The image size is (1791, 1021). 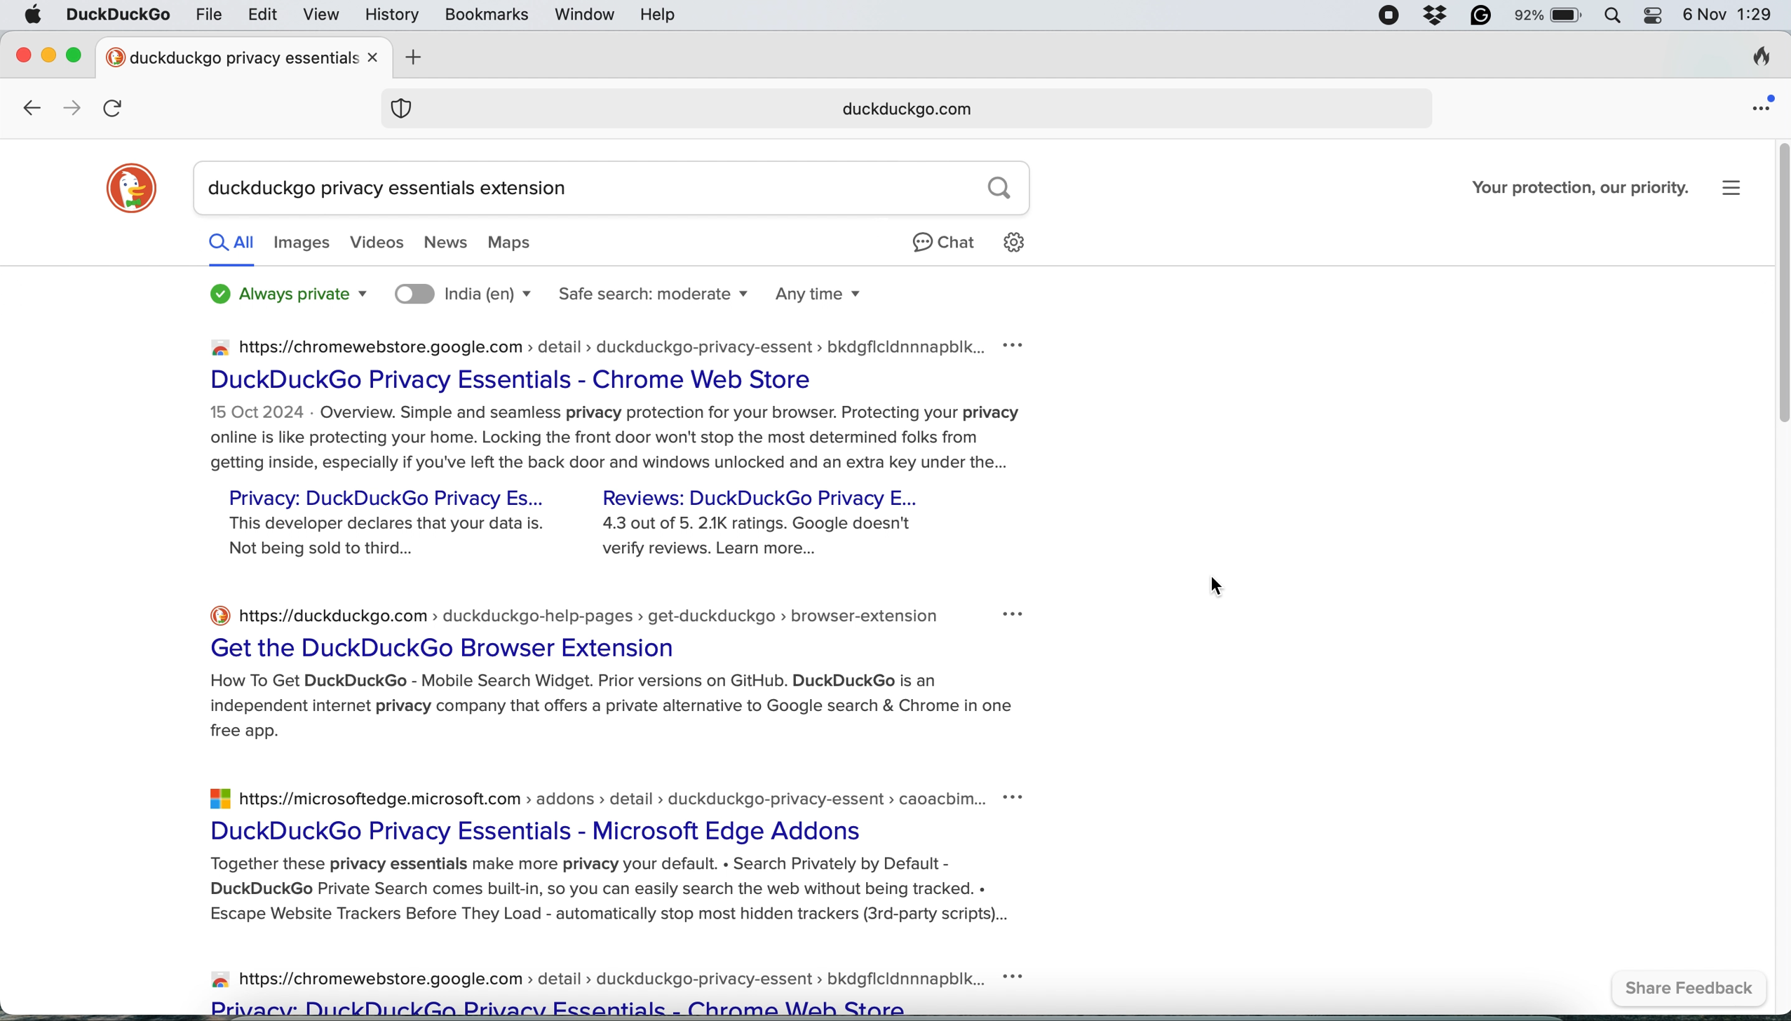 What do you see at coordinates (614, 709) in the screenshot?
I see `How To Get DuckDuckGo - Mobile Search Widget. Prior versions on GitHub. DuckDuckGo is an
independent internet privacy company that offers a private alternative to Google search & Chrome in one
free app.` at bounding box center [614, 709].